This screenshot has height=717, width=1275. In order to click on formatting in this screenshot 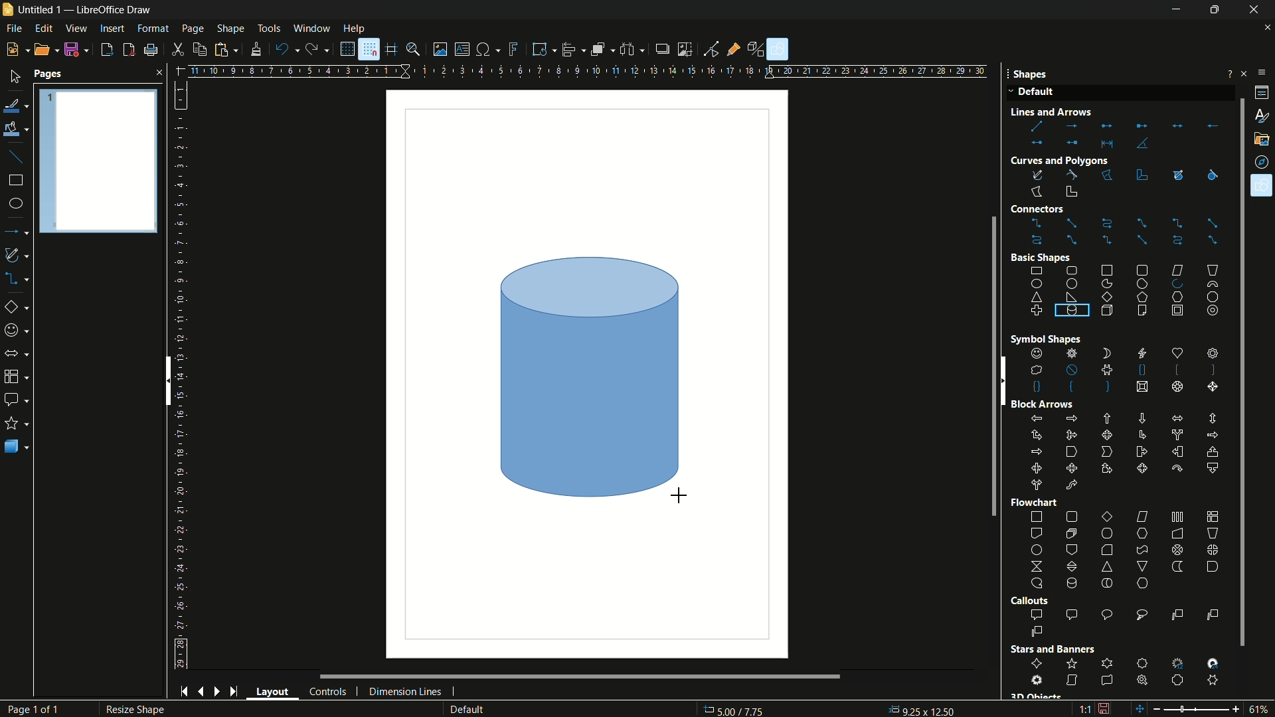, I will do `click(258, 49)`.